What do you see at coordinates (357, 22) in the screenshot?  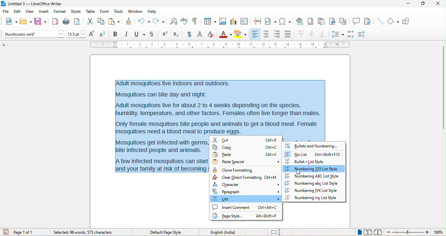 I see `comment` at bounding box center [357, 22].